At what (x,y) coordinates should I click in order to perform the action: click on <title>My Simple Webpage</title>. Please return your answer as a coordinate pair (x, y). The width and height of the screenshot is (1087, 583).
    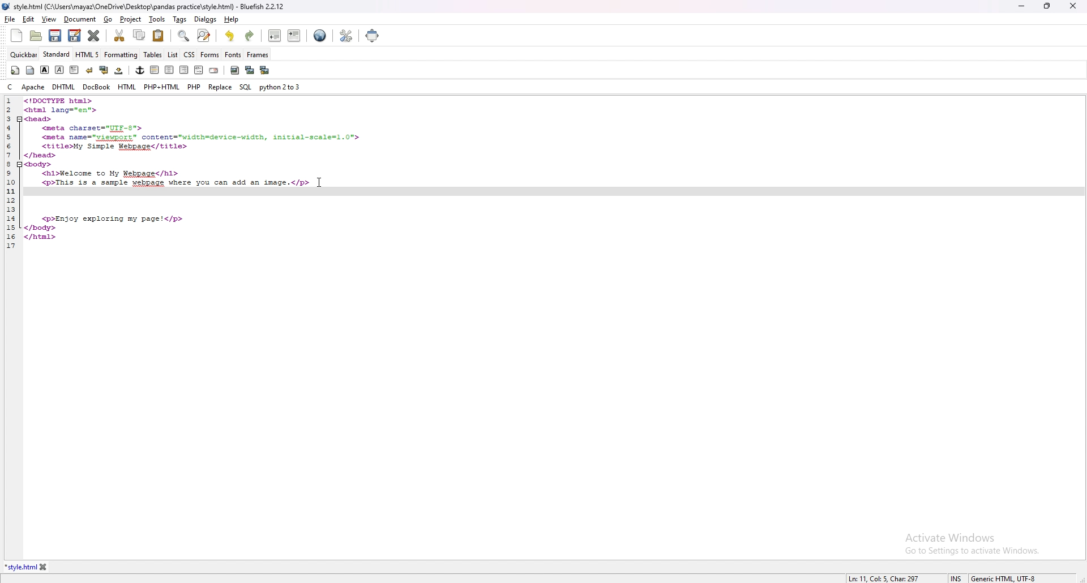
    Looking at the image, I should click on (115, 147).